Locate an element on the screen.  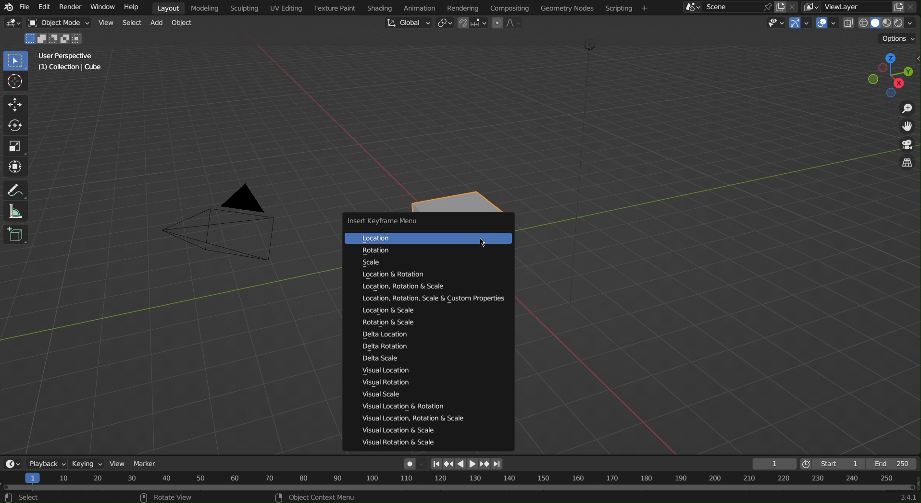
User Perspective is located at coordinates (65, 56).